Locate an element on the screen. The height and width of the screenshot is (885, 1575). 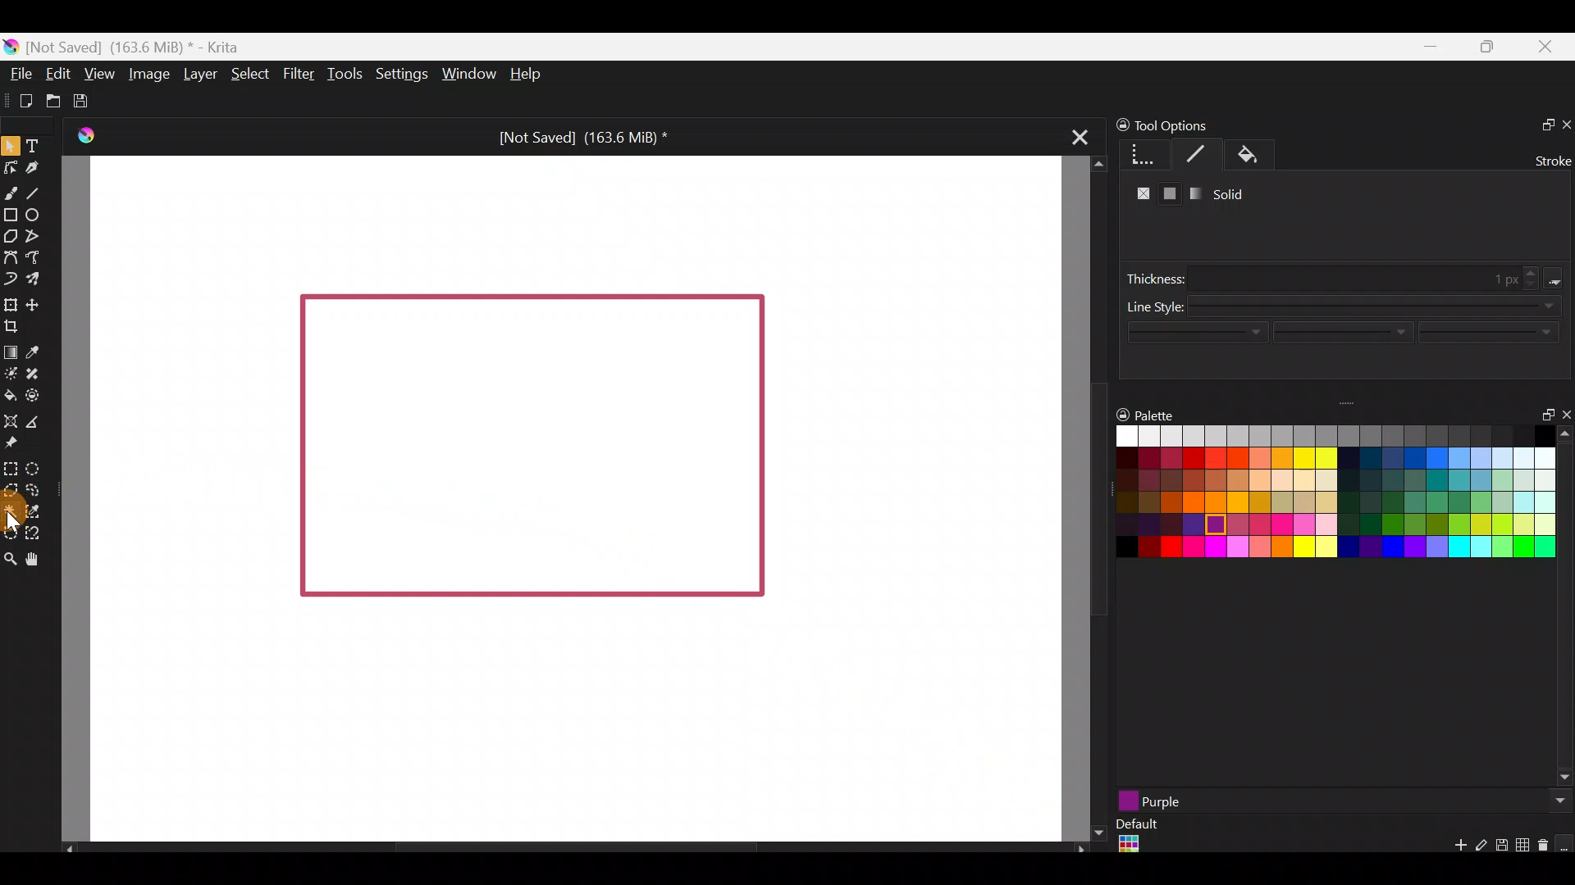
Scroll bar is located at coordinates (1565, 609).